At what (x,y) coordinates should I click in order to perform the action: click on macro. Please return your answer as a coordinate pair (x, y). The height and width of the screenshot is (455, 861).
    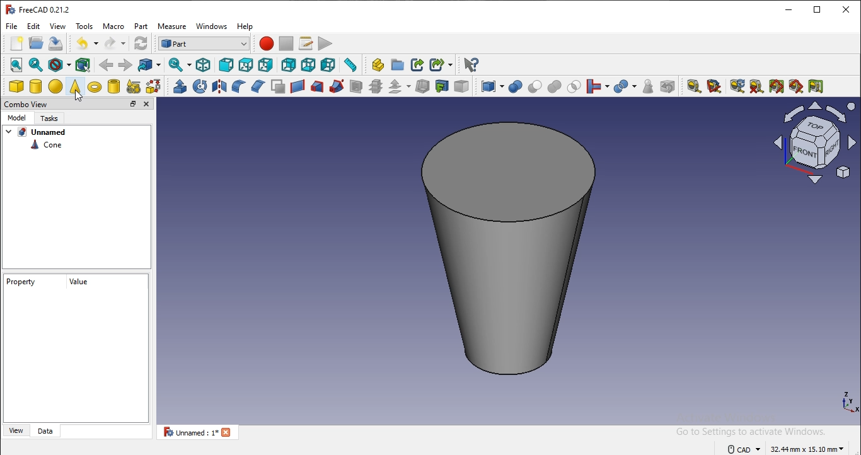
    Looking at the image, I should click on (115, 26).